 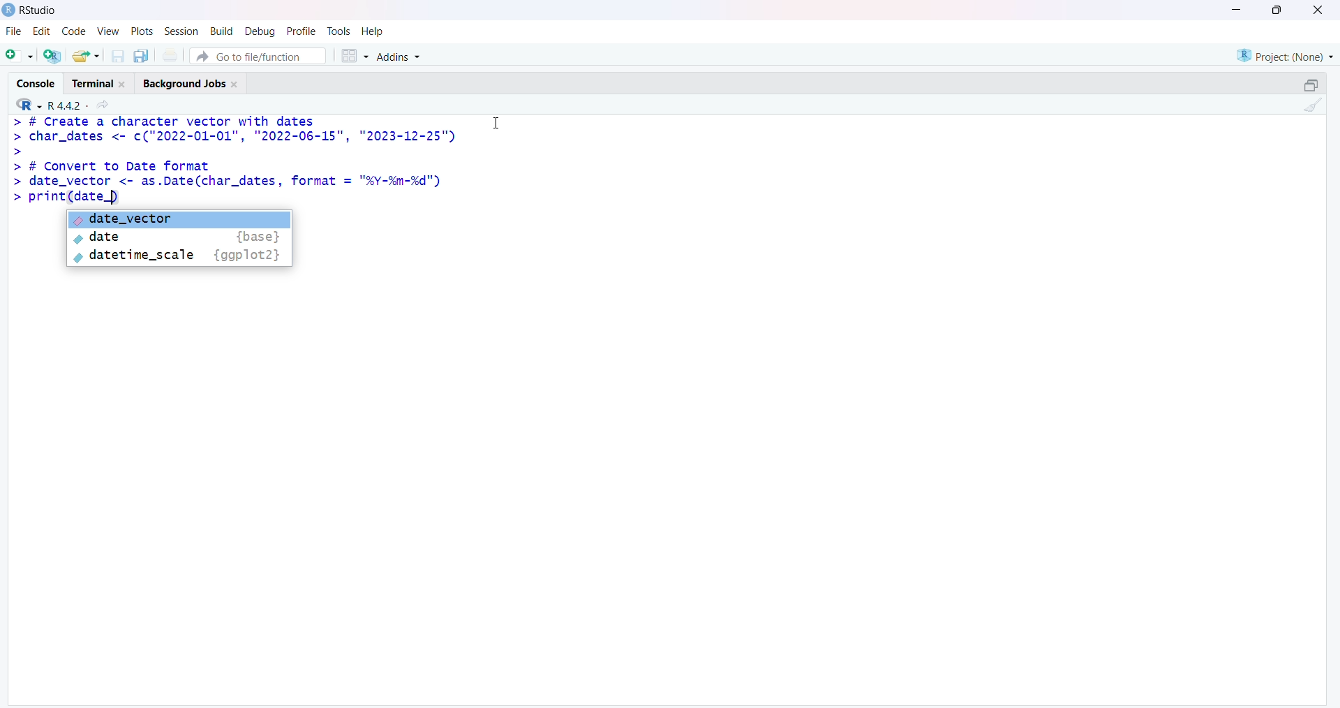 What do you see at coordinates (106, 104) in the screenshot?
I see `View the current working directory` at bounding box center [106, 104].